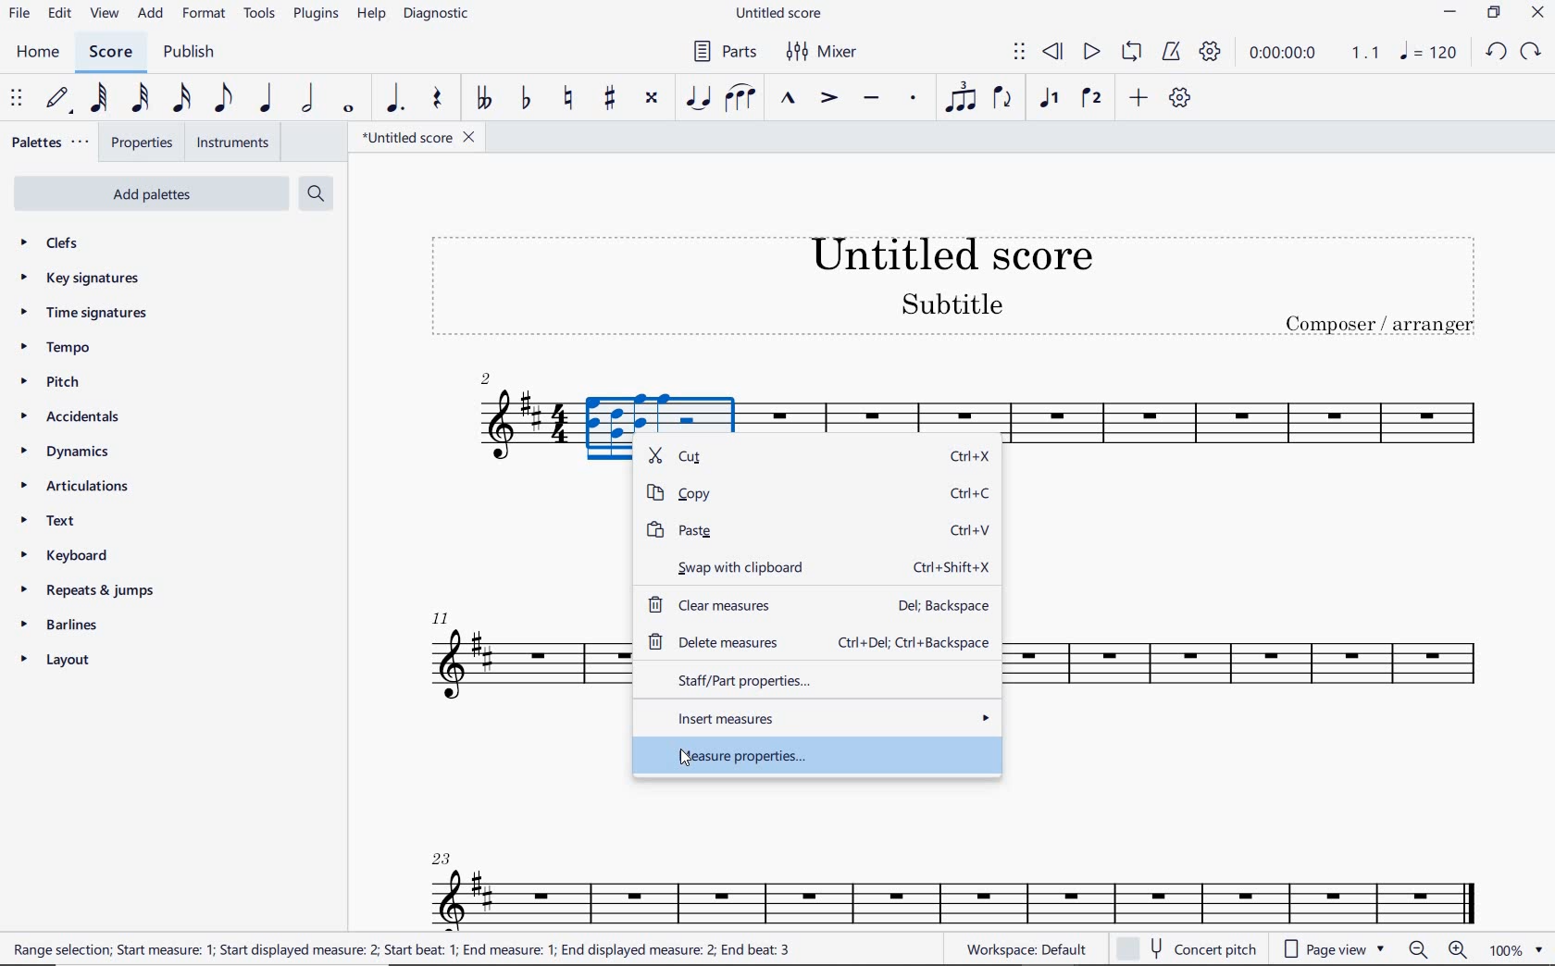 This screenshot has height=966, width=1555. Describe the element at coordinates (1537, 15) in the screenshot. I see `CLOSE` at that location.